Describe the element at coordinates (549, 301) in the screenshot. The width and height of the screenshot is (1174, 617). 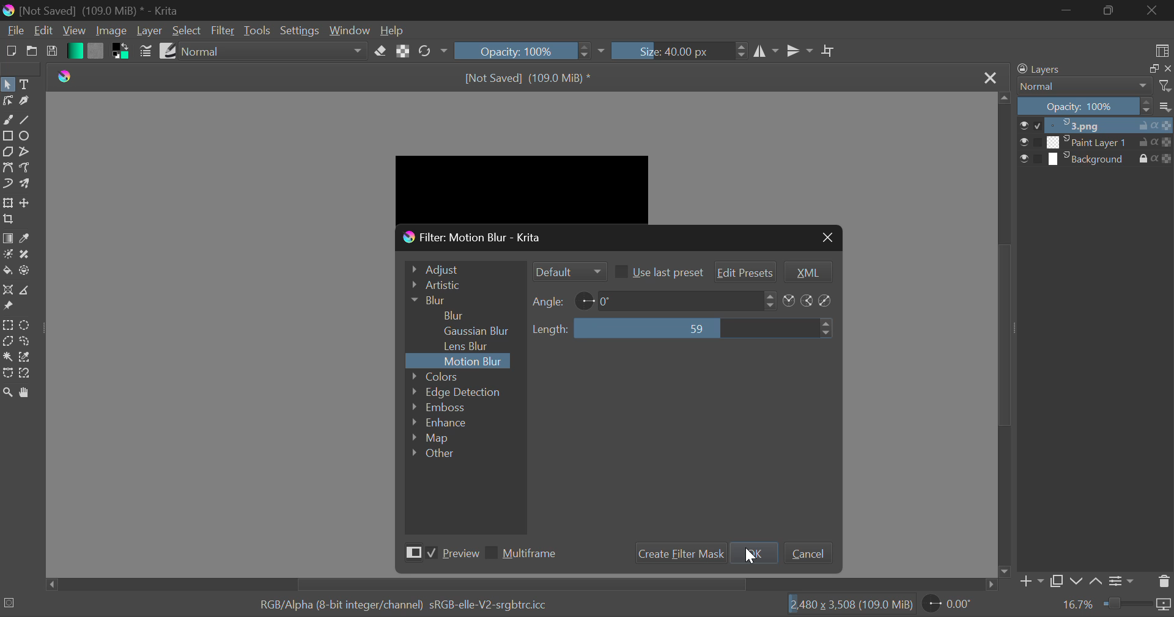
I see `Angle` at that location.